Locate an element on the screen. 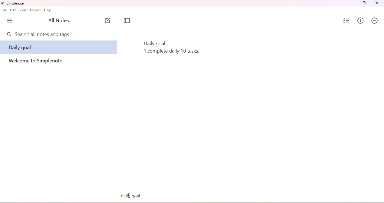 This screenshot has height=203, width=384. info is located at coordinates (360, 21).